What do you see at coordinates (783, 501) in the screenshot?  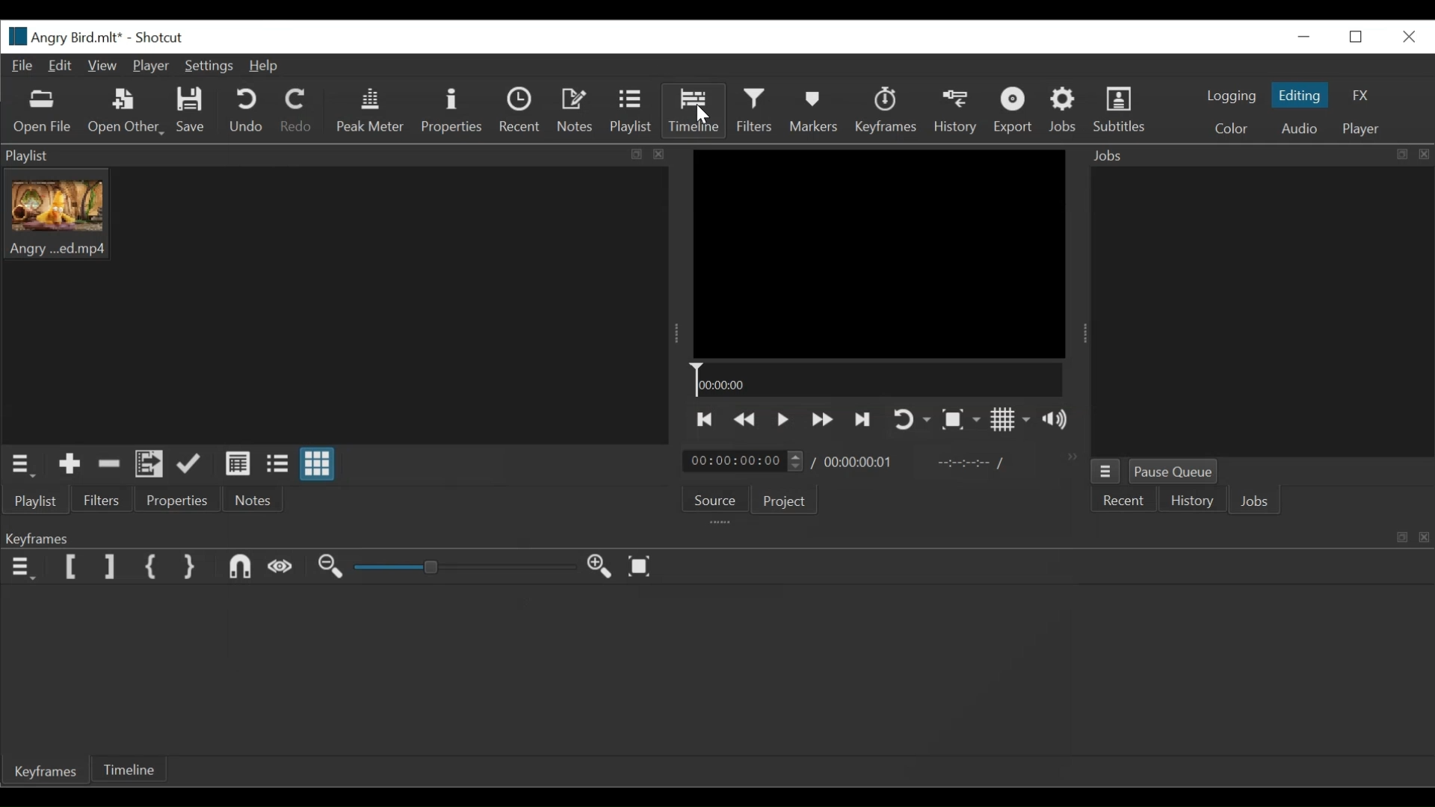 I see `Project` at bounding box center [783, 501].